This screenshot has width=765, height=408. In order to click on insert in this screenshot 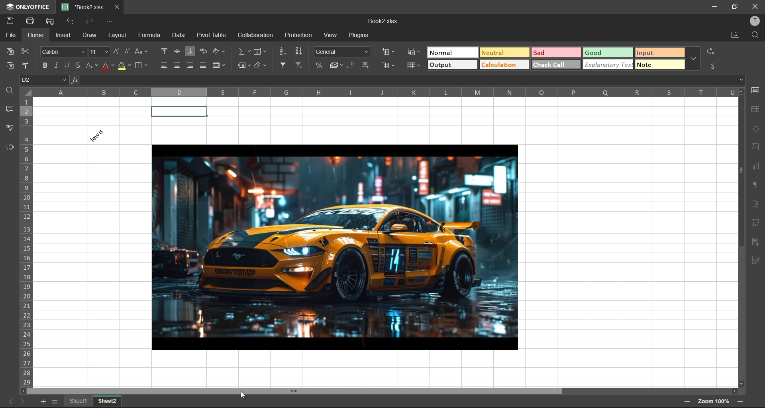, I will do `click(64, 35)`.